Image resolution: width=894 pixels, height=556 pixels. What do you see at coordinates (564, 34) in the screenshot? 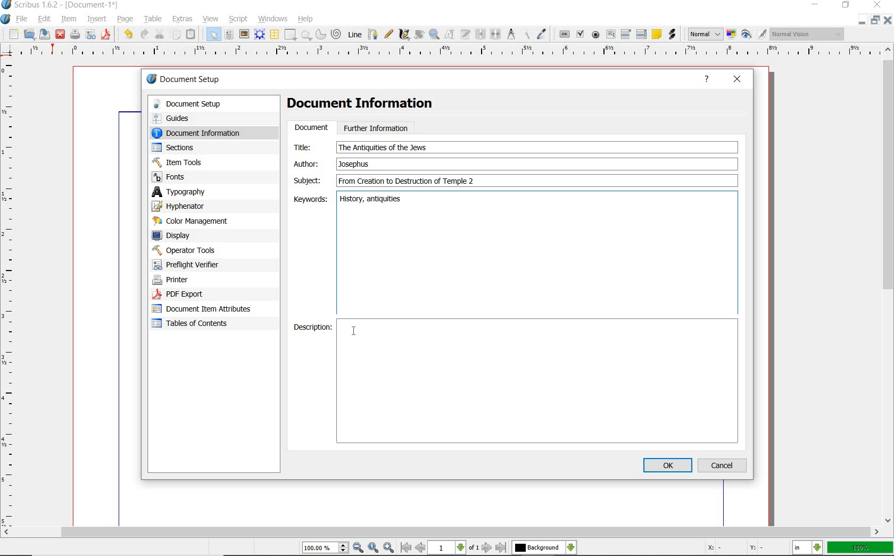
I see `pdf push button` at bounding box center [564, 34].